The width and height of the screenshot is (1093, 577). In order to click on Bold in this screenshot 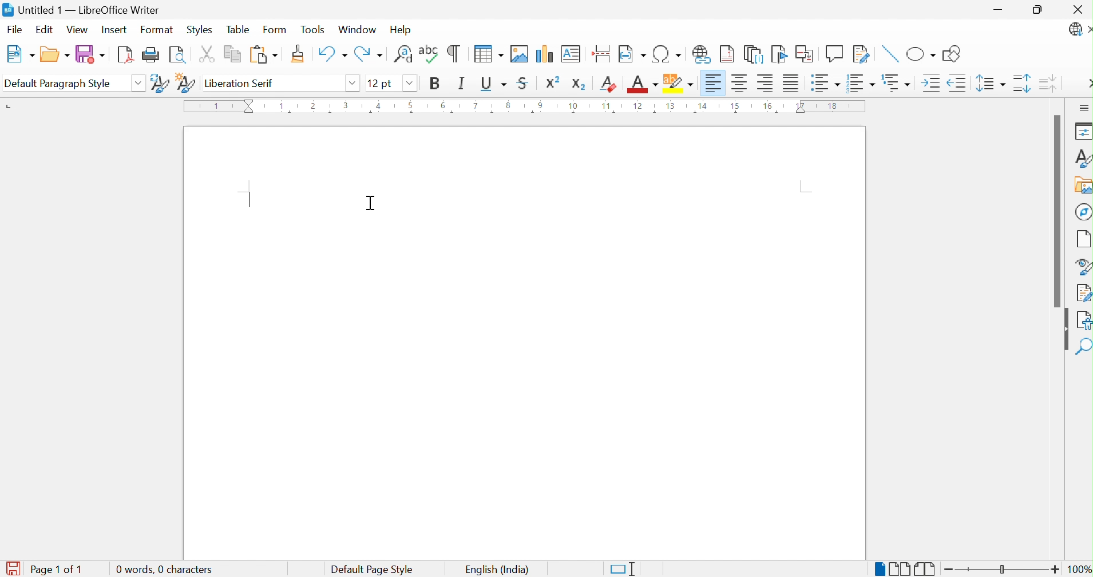, I will do `click(435, 82)`.